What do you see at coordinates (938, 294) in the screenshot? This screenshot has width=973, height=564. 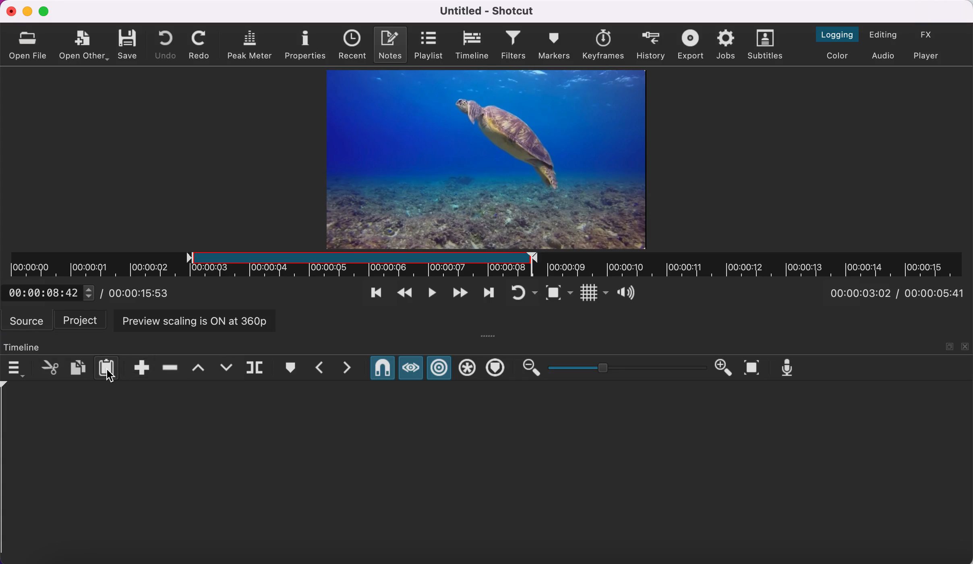 I see `total duration` at bounding box center [938, 294].